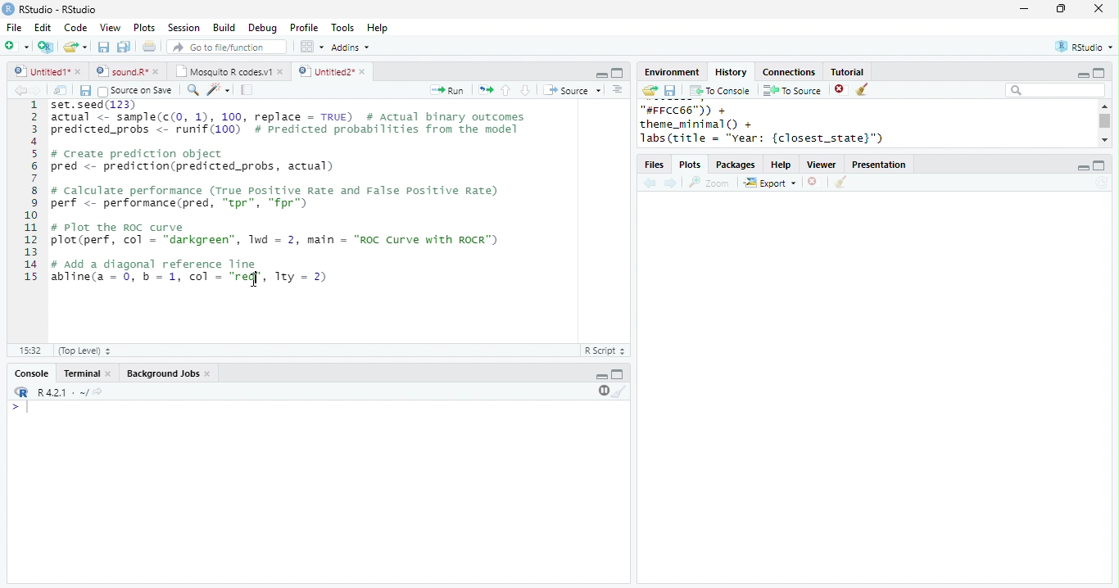 The image size is (1119, 588). I want to click on search bar, so click(1055, 89).